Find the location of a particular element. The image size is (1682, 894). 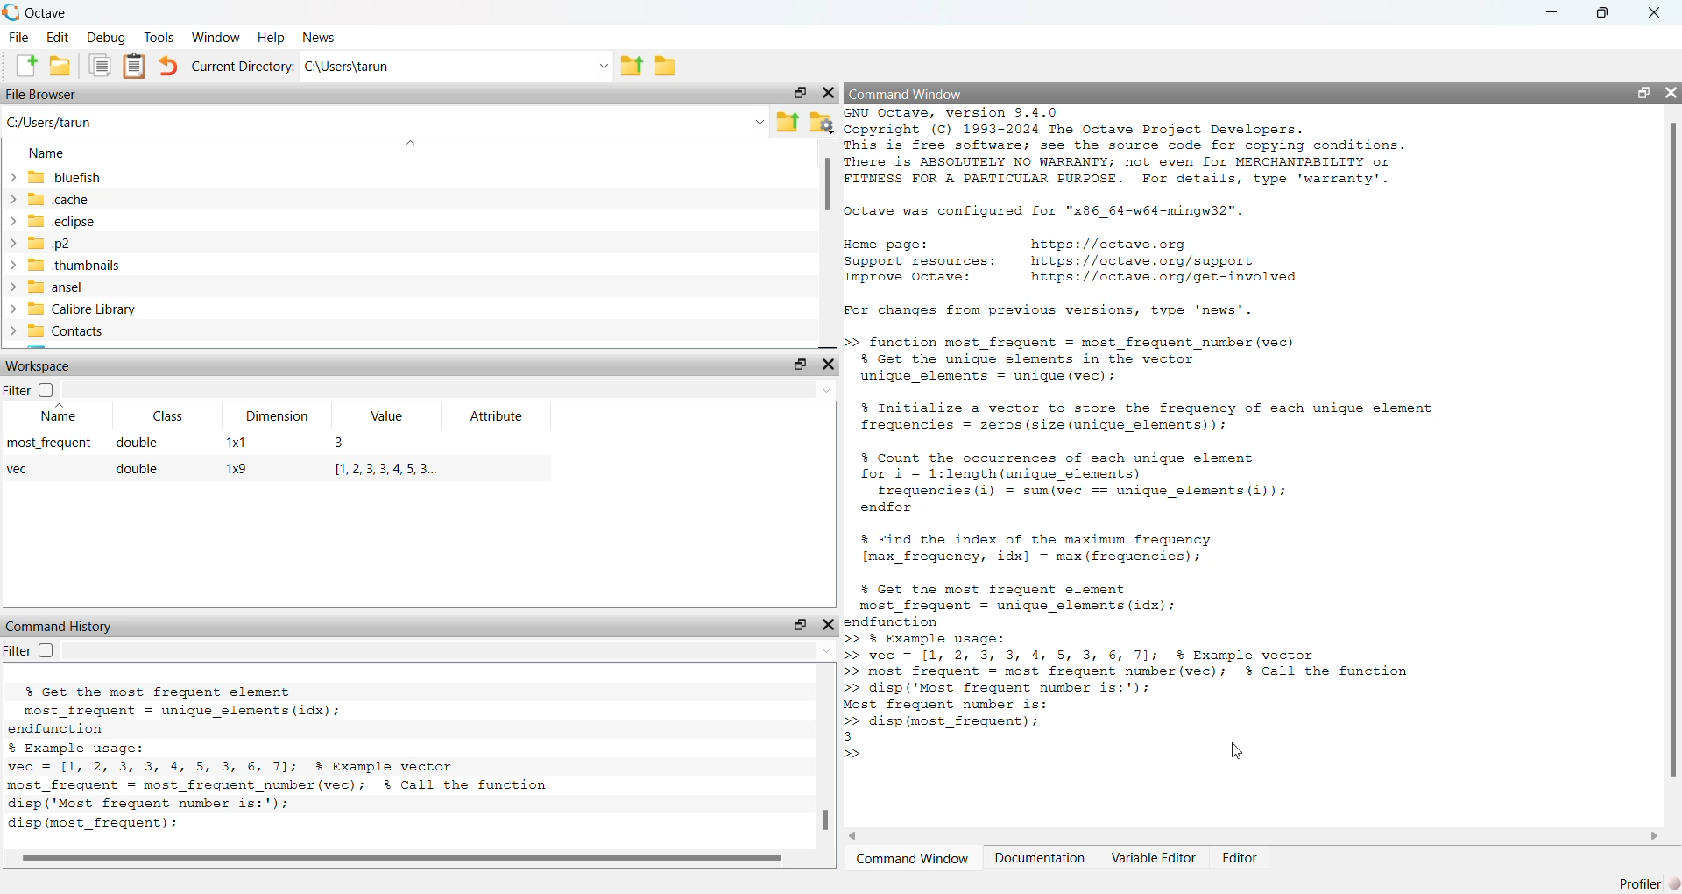

Dimension is located at coordinates (276, 416).